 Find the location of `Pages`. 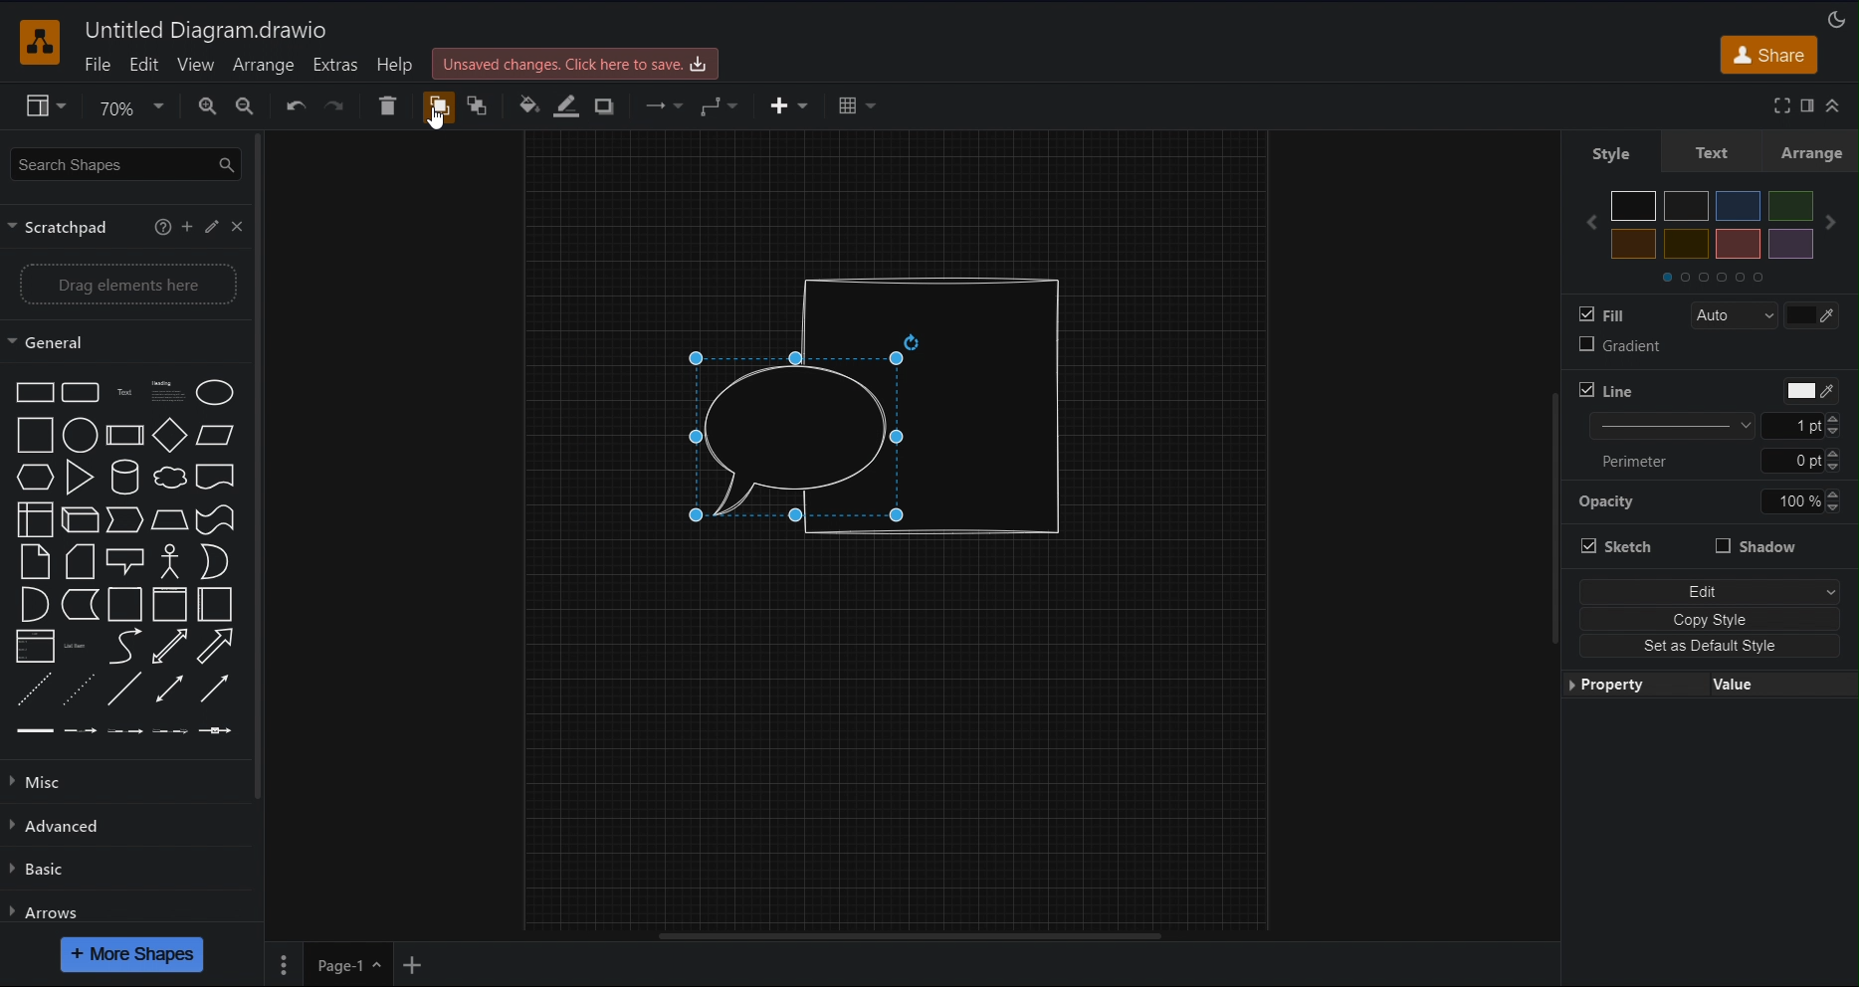

Pages is located at coordinates (284, 964).